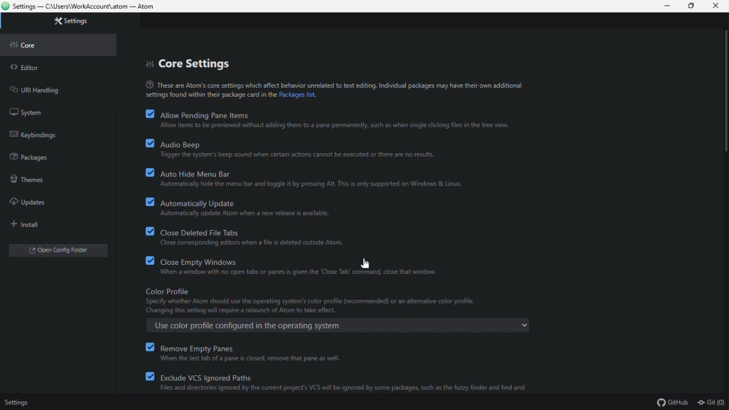 This screenshot has width=729, height=410. What do you see at coordinates (61, 252) in the screenshot?
I see `Open configure editor` at bounding box center [61, 252].